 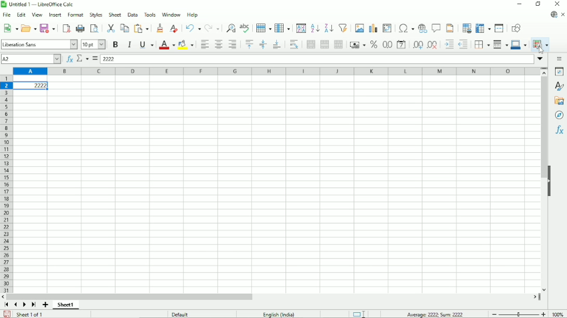 I want to click on Help, so click(x=193, y=15).